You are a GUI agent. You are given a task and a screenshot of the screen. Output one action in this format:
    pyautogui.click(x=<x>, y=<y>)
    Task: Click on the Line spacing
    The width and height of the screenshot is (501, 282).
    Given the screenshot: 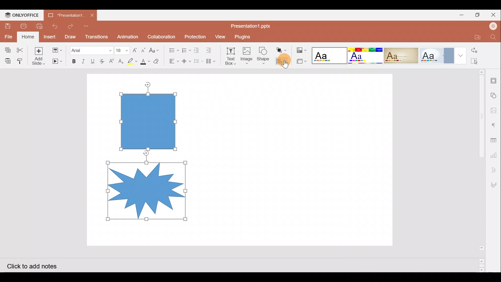 What is the action you would take?
    pyautogui.click(x=198, y=61)
    